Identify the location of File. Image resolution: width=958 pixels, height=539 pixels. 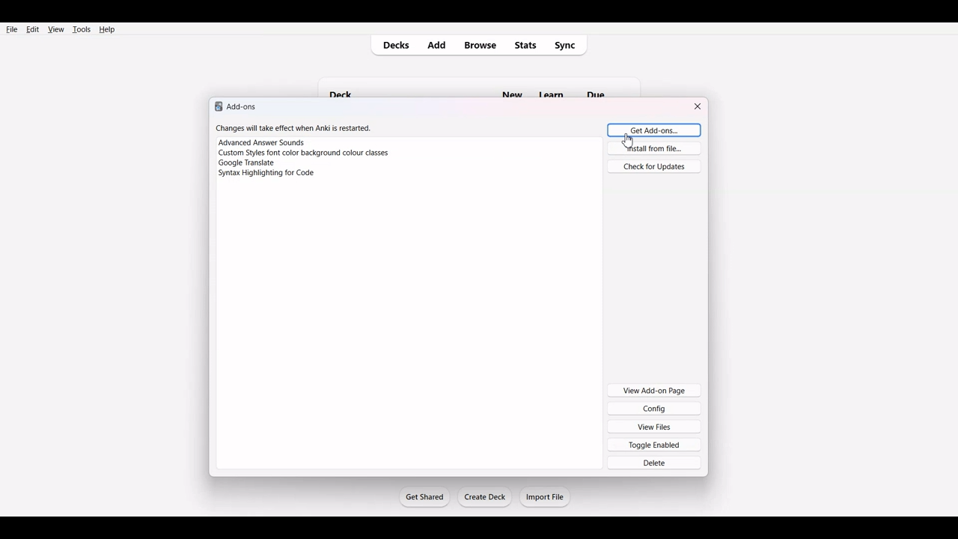
(12, 28).